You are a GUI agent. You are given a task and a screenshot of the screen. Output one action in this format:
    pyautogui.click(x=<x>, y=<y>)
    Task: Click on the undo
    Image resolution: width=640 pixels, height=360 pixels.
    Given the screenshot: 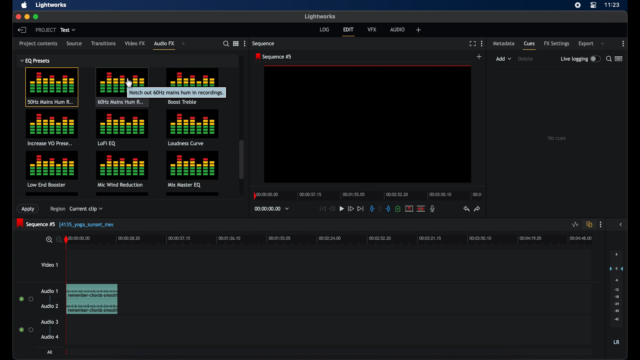 What is the action you would take?
    pyautogui.click(x=466, y=209)
    